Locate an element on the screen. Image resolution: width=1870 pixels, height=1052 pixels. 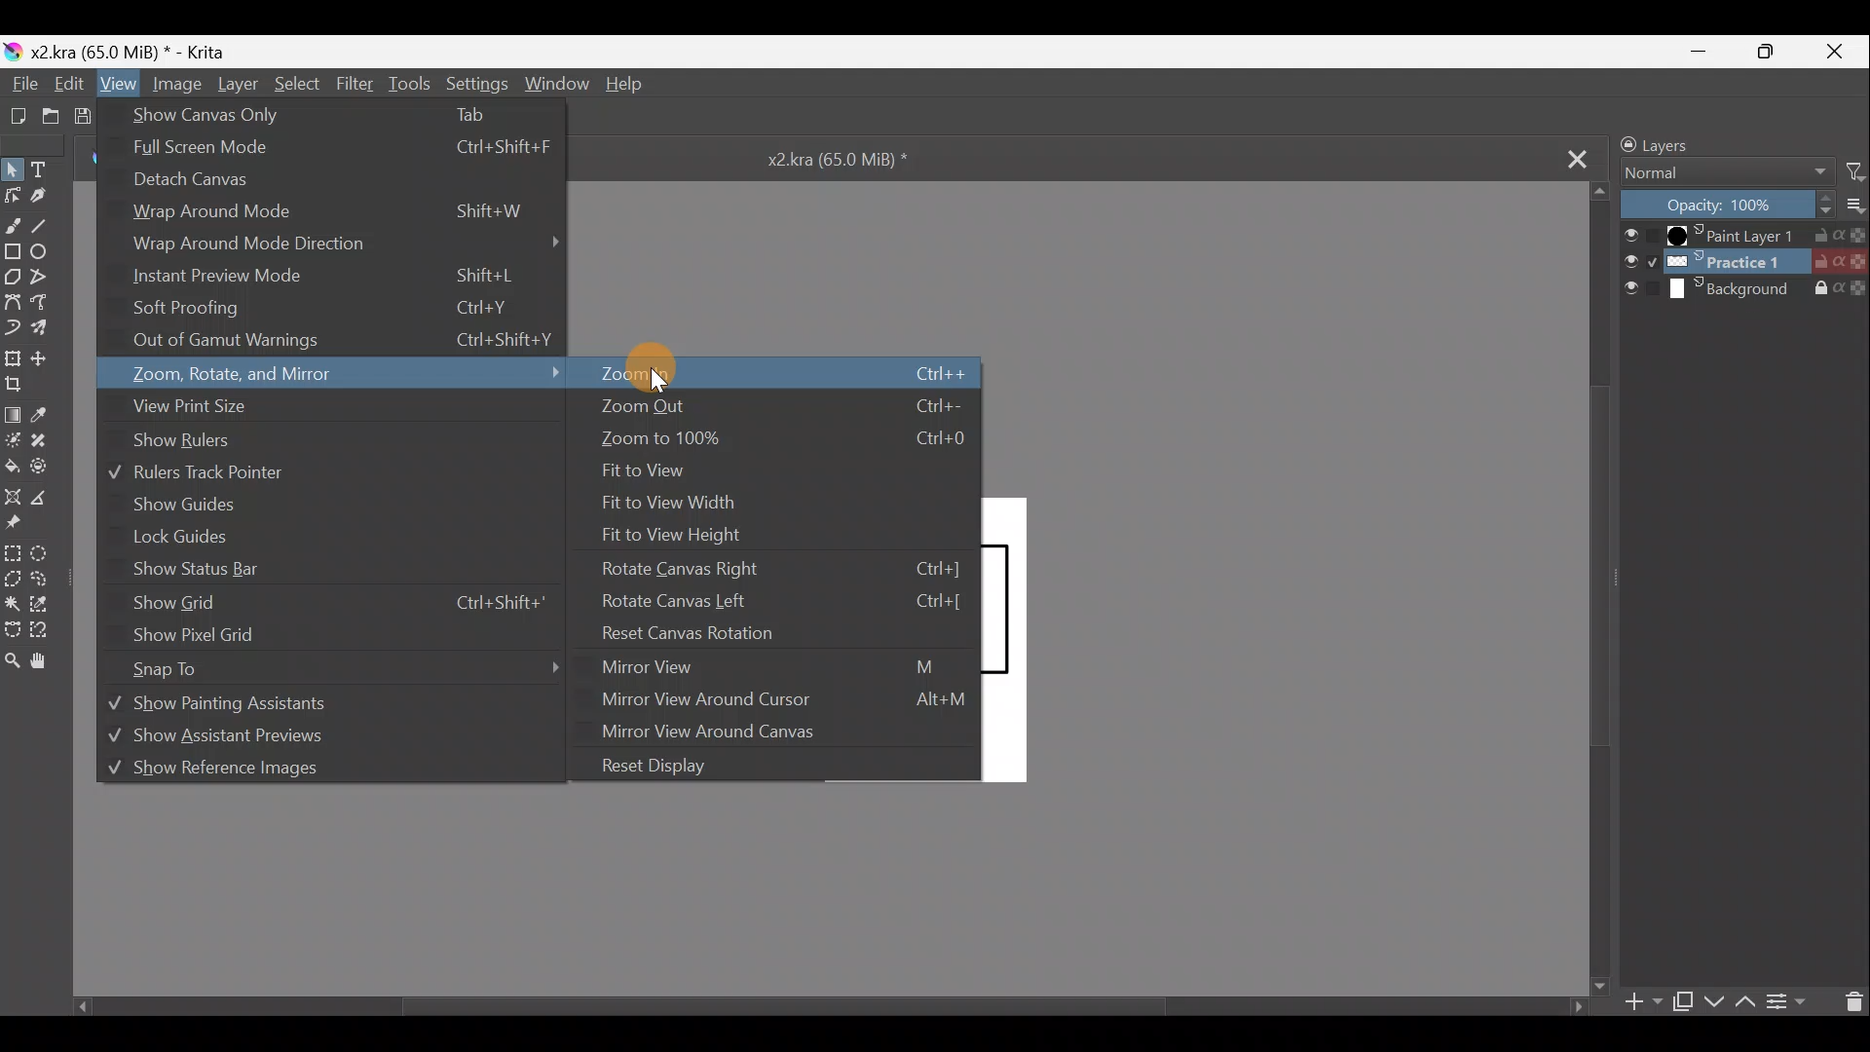
Scroll bar is located at coordinates (813, 1012).